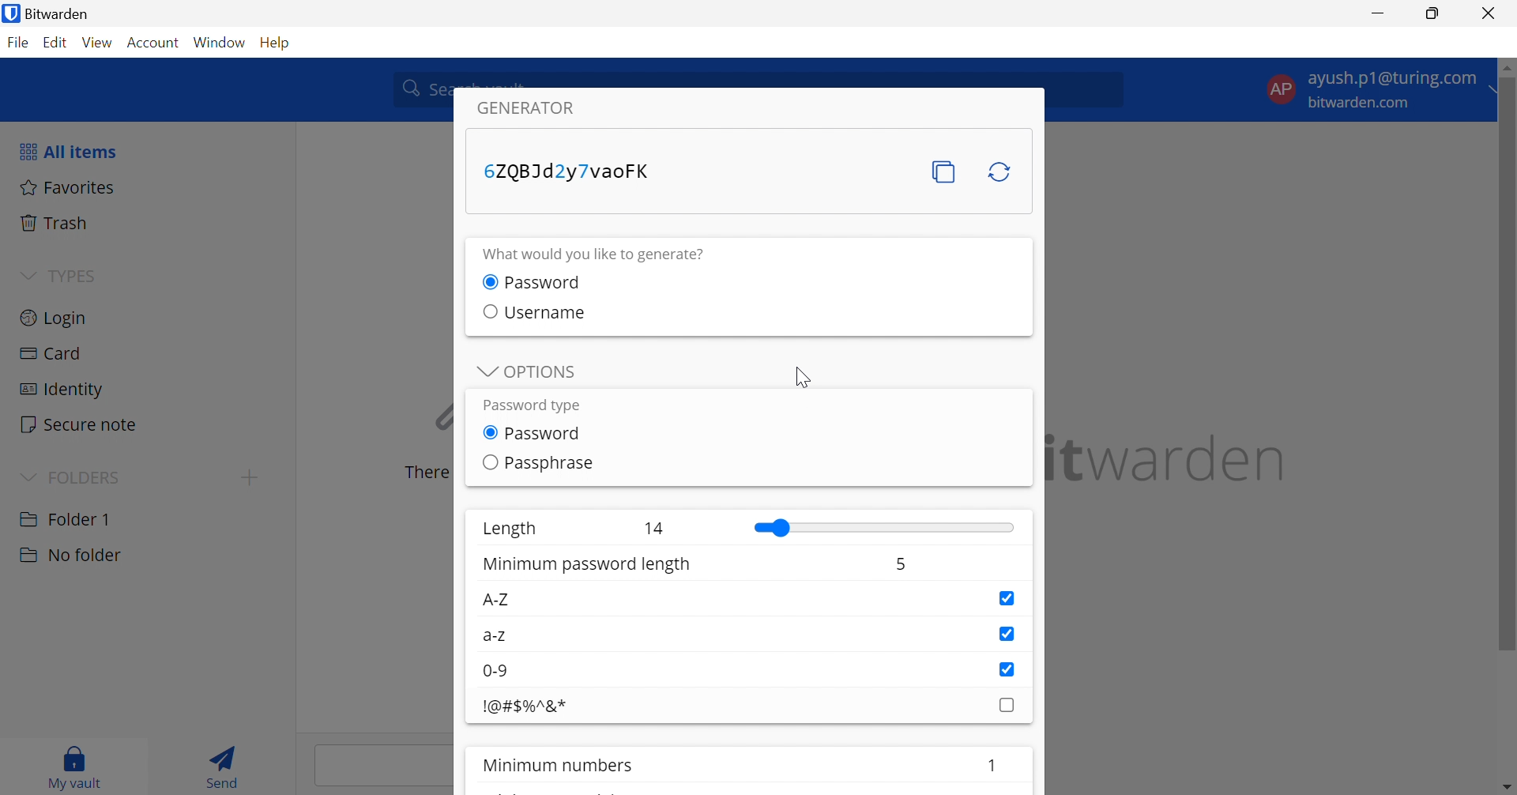  Describe the element at coordinates (485, 311) in the screenshot. I see `Checkbox` at that location.